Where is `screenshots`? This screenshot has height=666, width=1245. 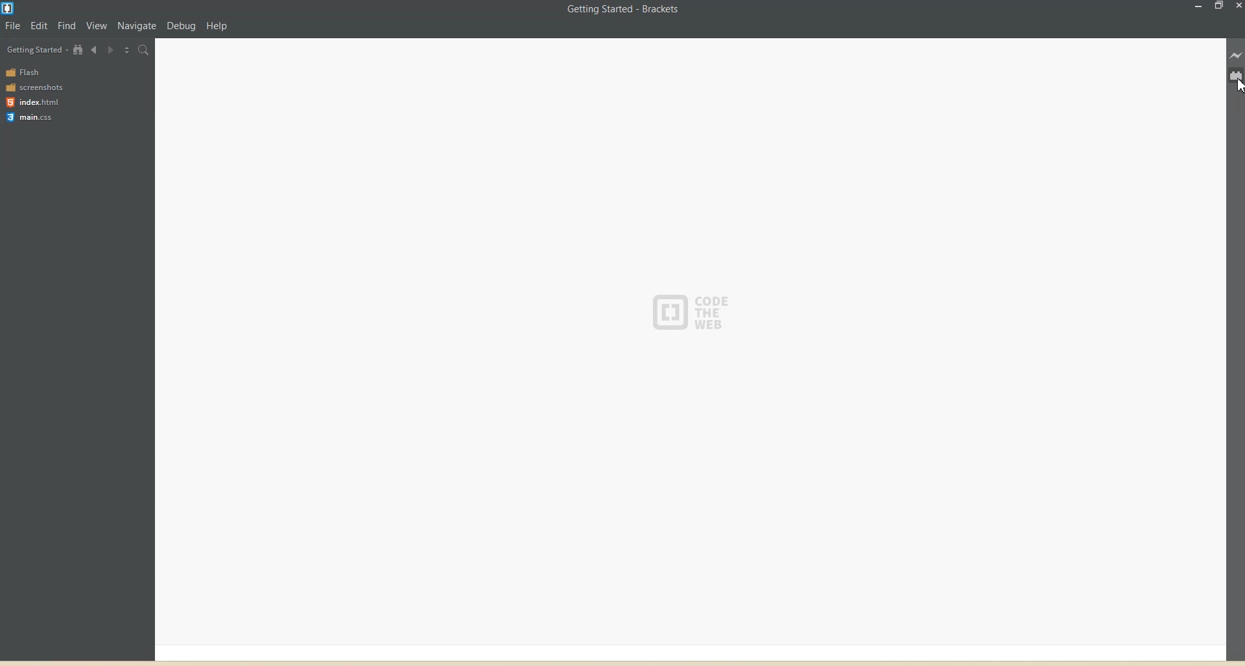
screenshots is located at coordinates (36, 86).